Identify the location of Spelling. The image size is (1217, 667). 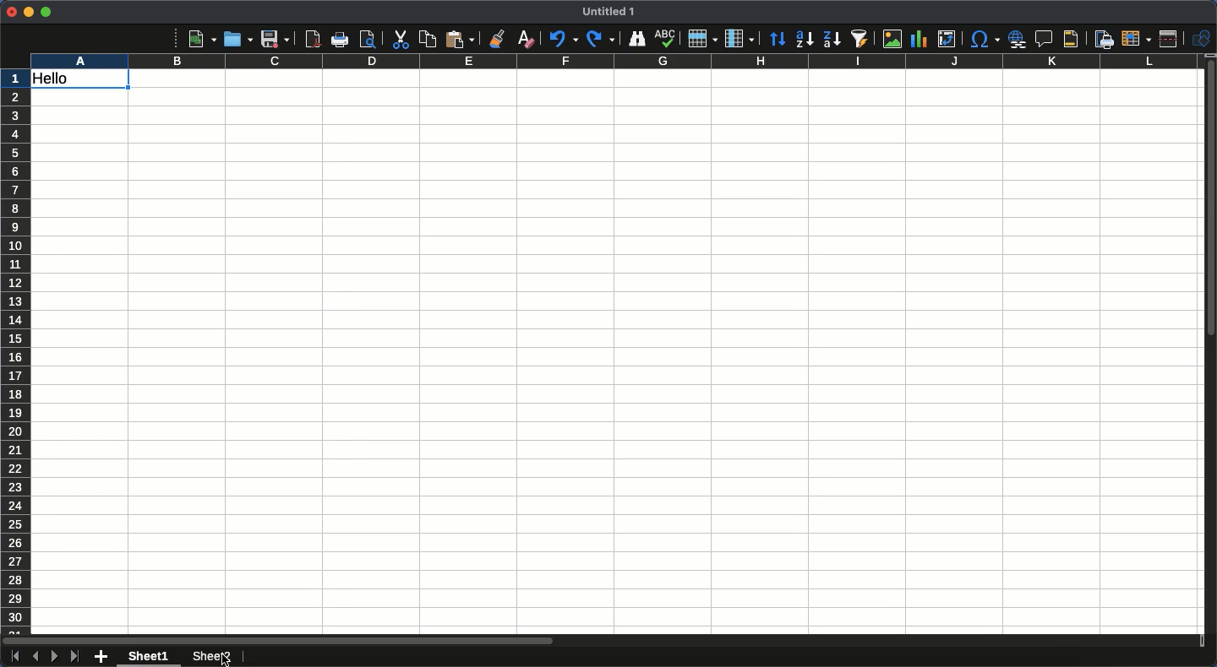
(665, 39).